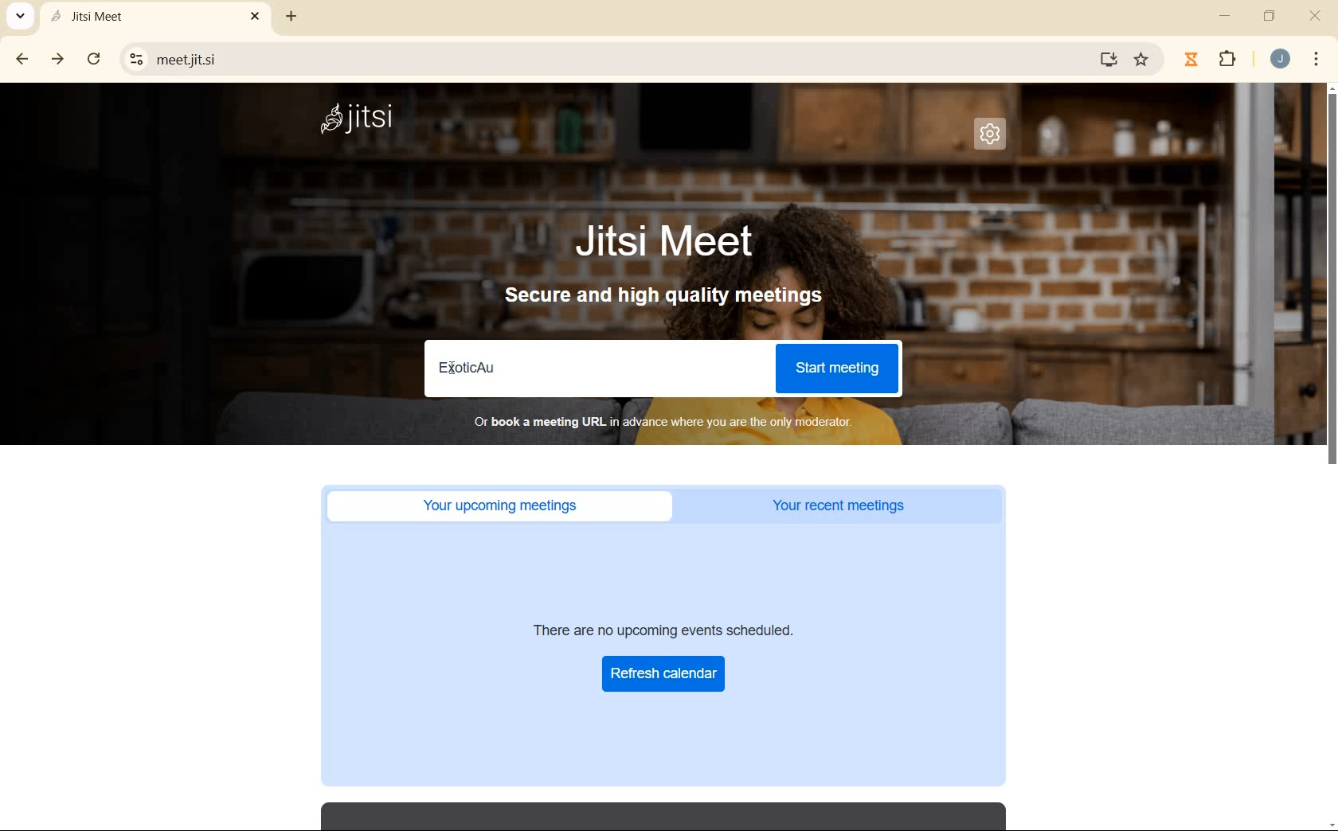  Describe the element at coordinates (1271, 18) in the screenshot. I see `restore down` at that location.